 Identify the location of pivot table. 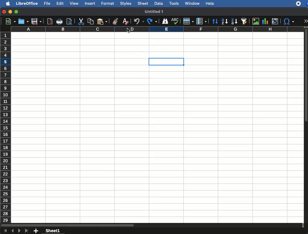
(275, 21).